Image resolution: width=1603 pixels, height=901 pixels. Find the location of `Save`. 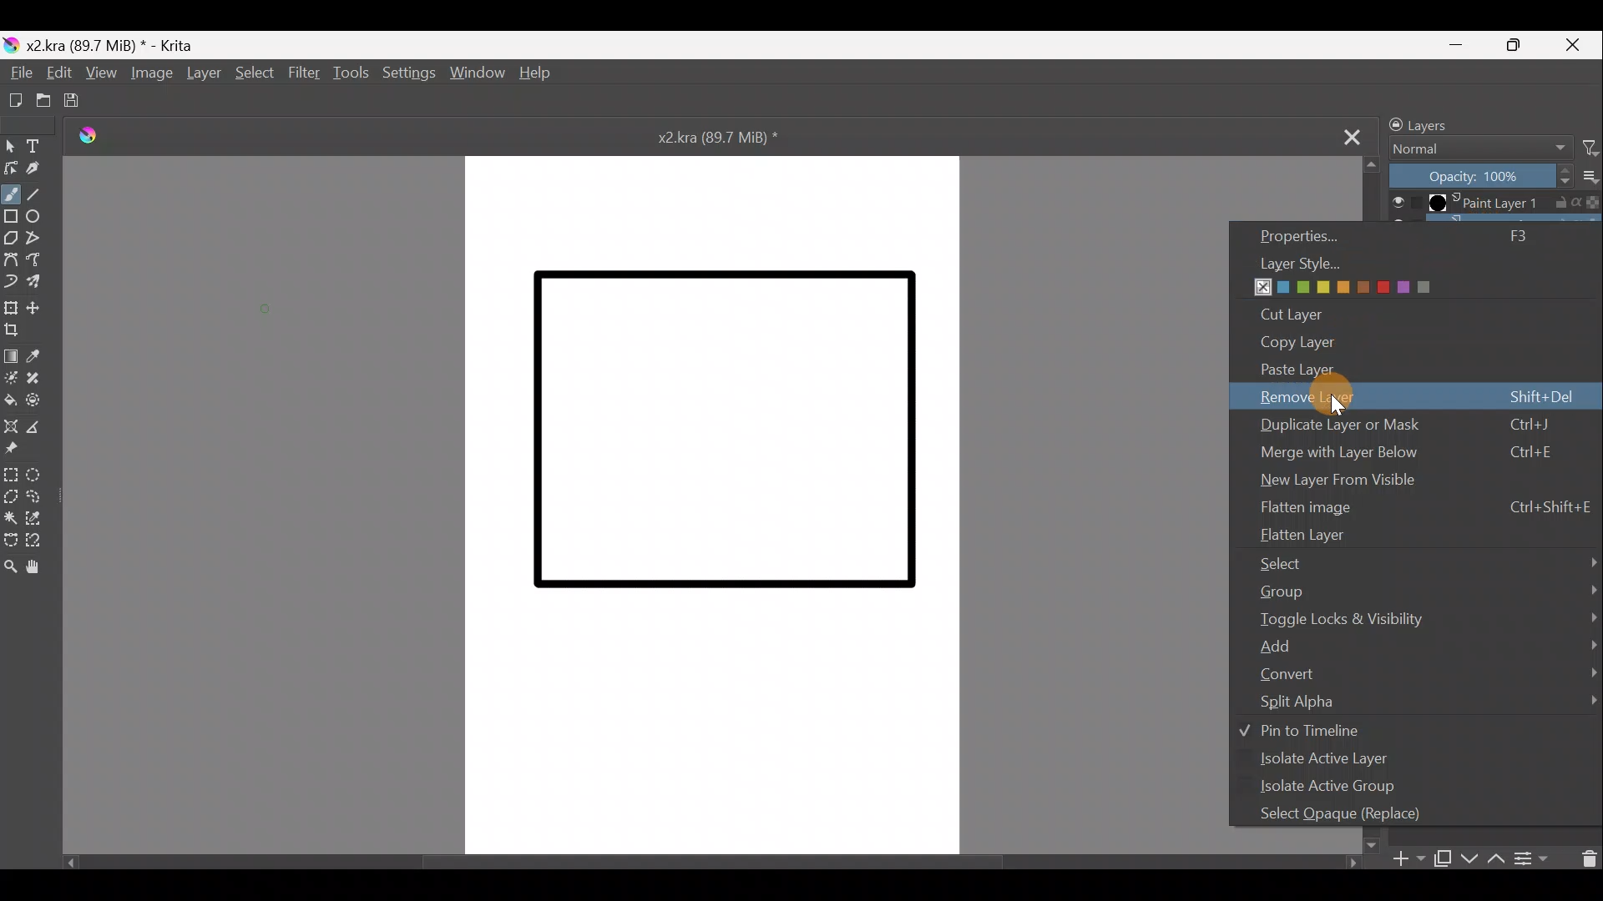

Save is located at coordinates (73, 101).